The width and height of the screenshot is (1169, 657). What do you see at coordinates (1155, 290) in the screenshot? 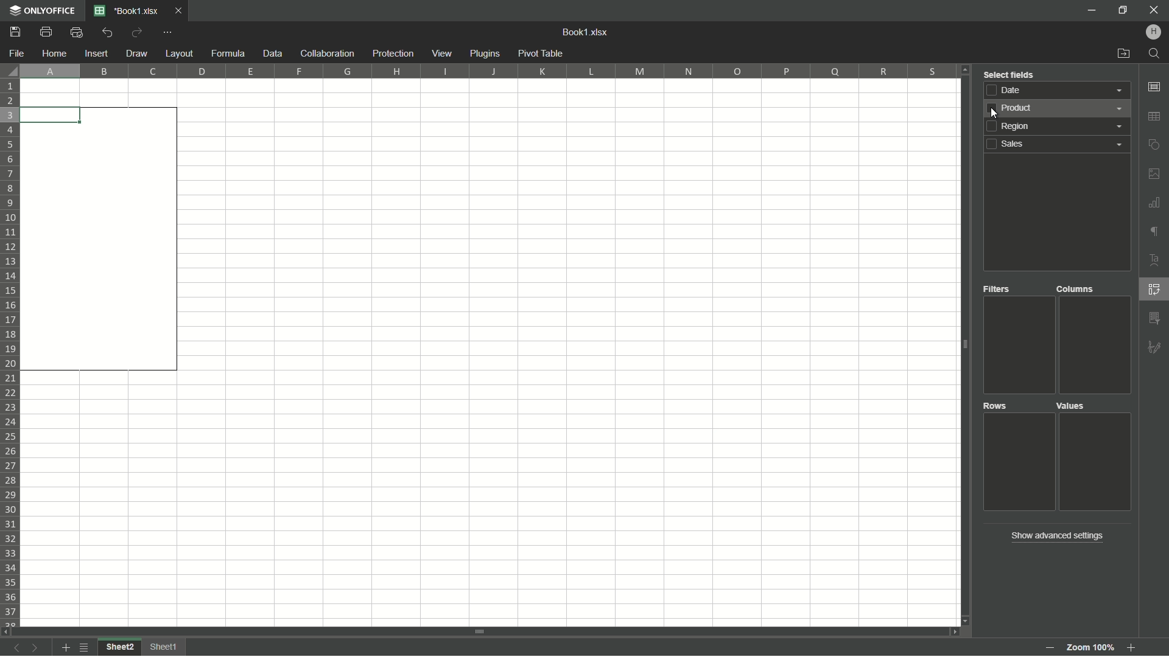
I see `insert pivot table` at bounding box center [1155, 290].